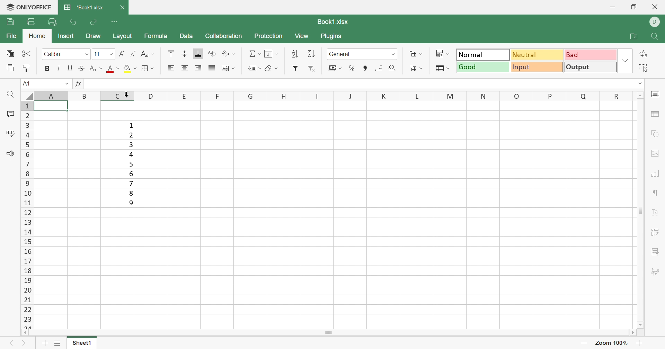  What do you see at coordinates (657, 174) in the screenshot?
I see `Chart settings` at bounding box center [657, 174].